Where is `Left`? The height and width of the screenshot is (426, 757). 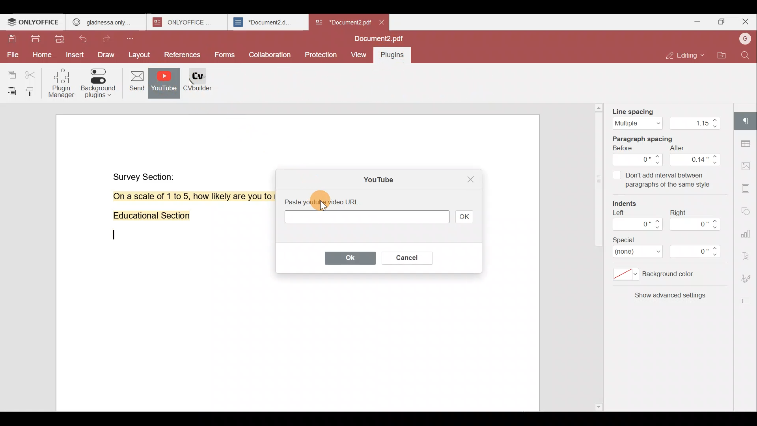
Left is located at coordinates (636, 223).